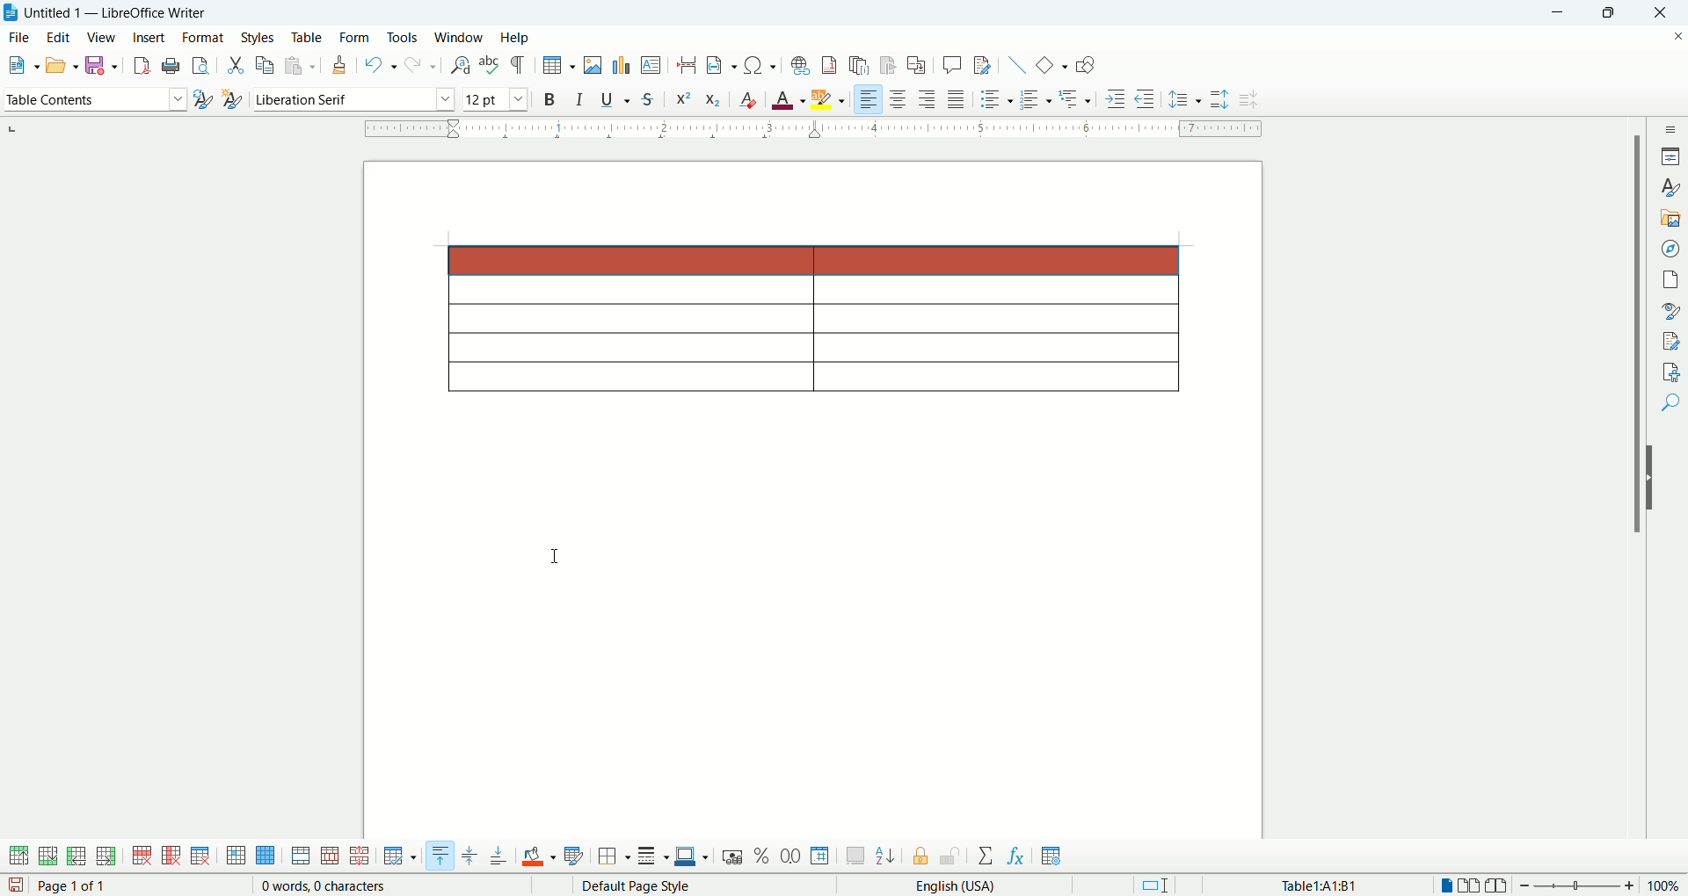  I want to click on form, so click(356, 40).